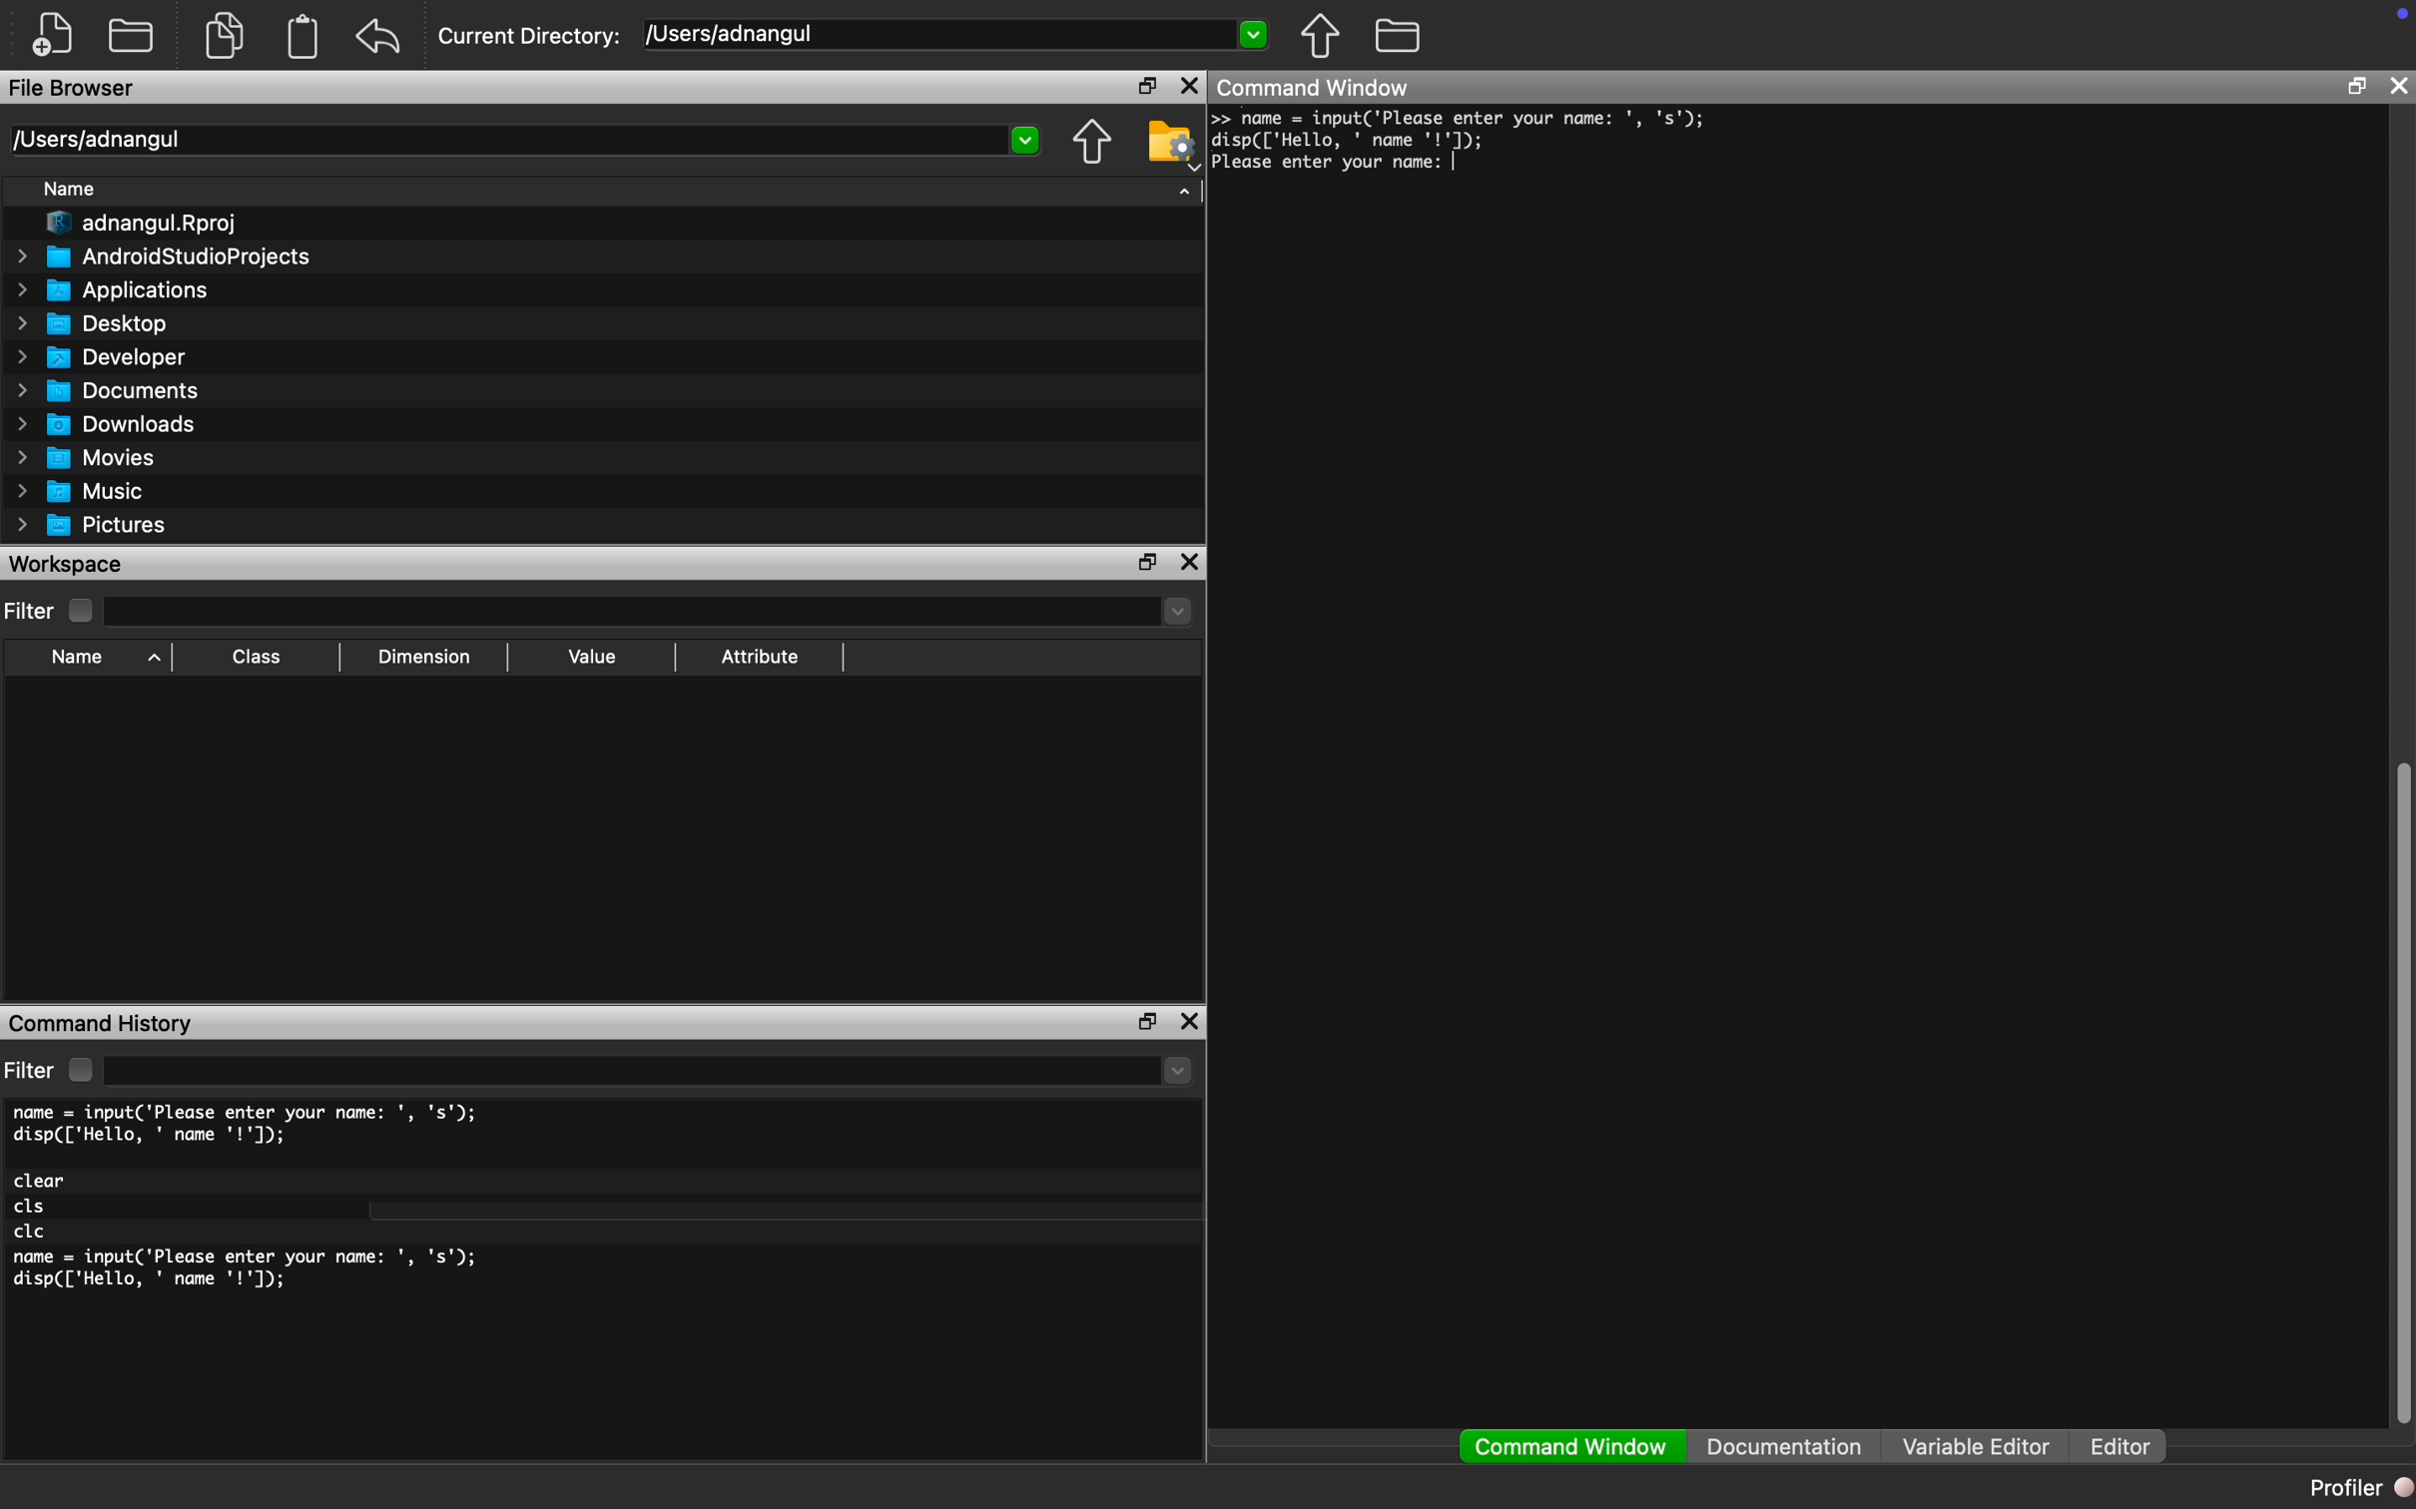 The image size is (2416, 1509). What do you see at coordinates (378, 36) in the screenshot?
I see `back` at bounding box center [378, 36].